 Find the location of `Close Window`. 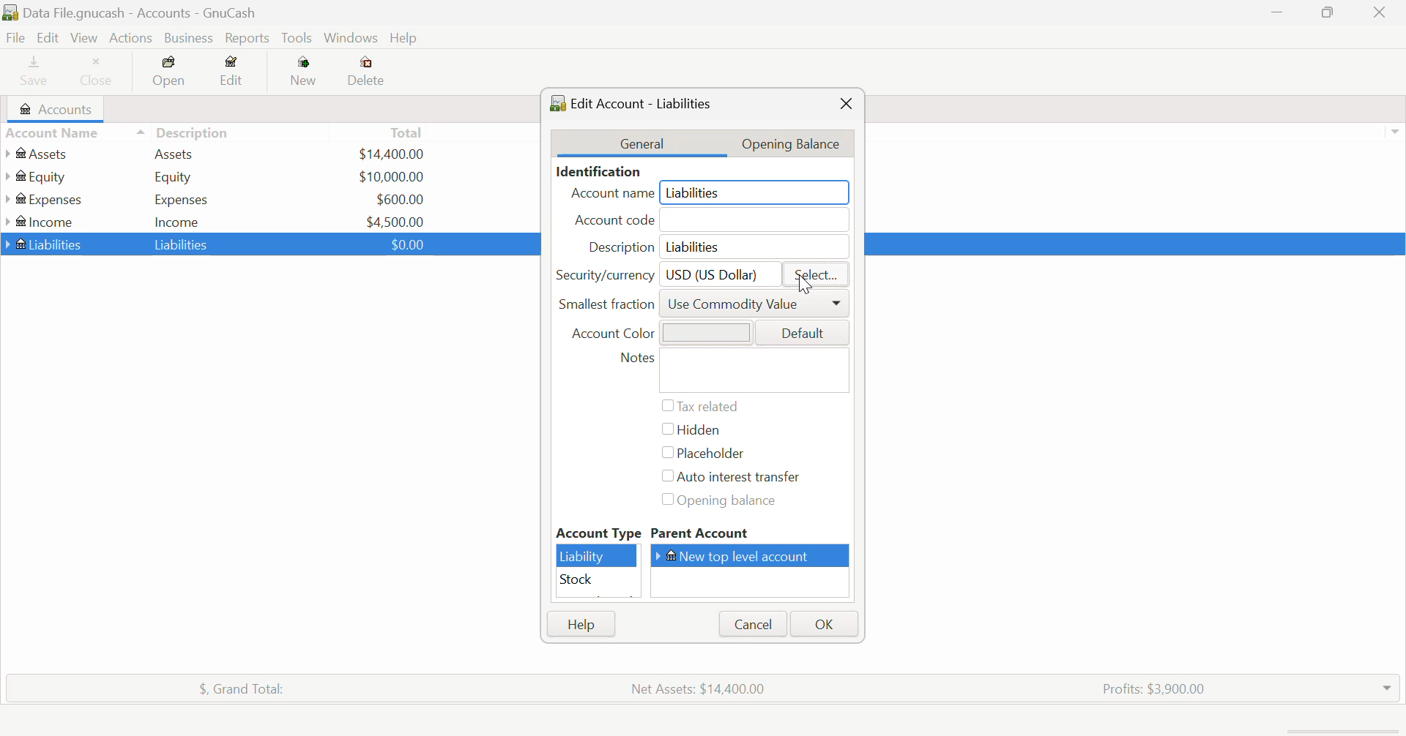

Close Window is located at coordinates (845, 104).